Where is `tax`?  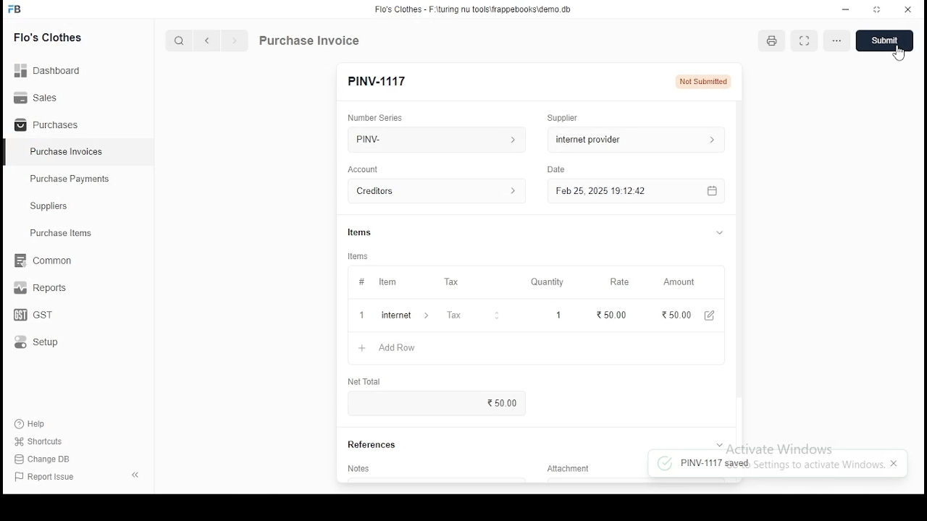
tax is located at coordinates (451, 282).